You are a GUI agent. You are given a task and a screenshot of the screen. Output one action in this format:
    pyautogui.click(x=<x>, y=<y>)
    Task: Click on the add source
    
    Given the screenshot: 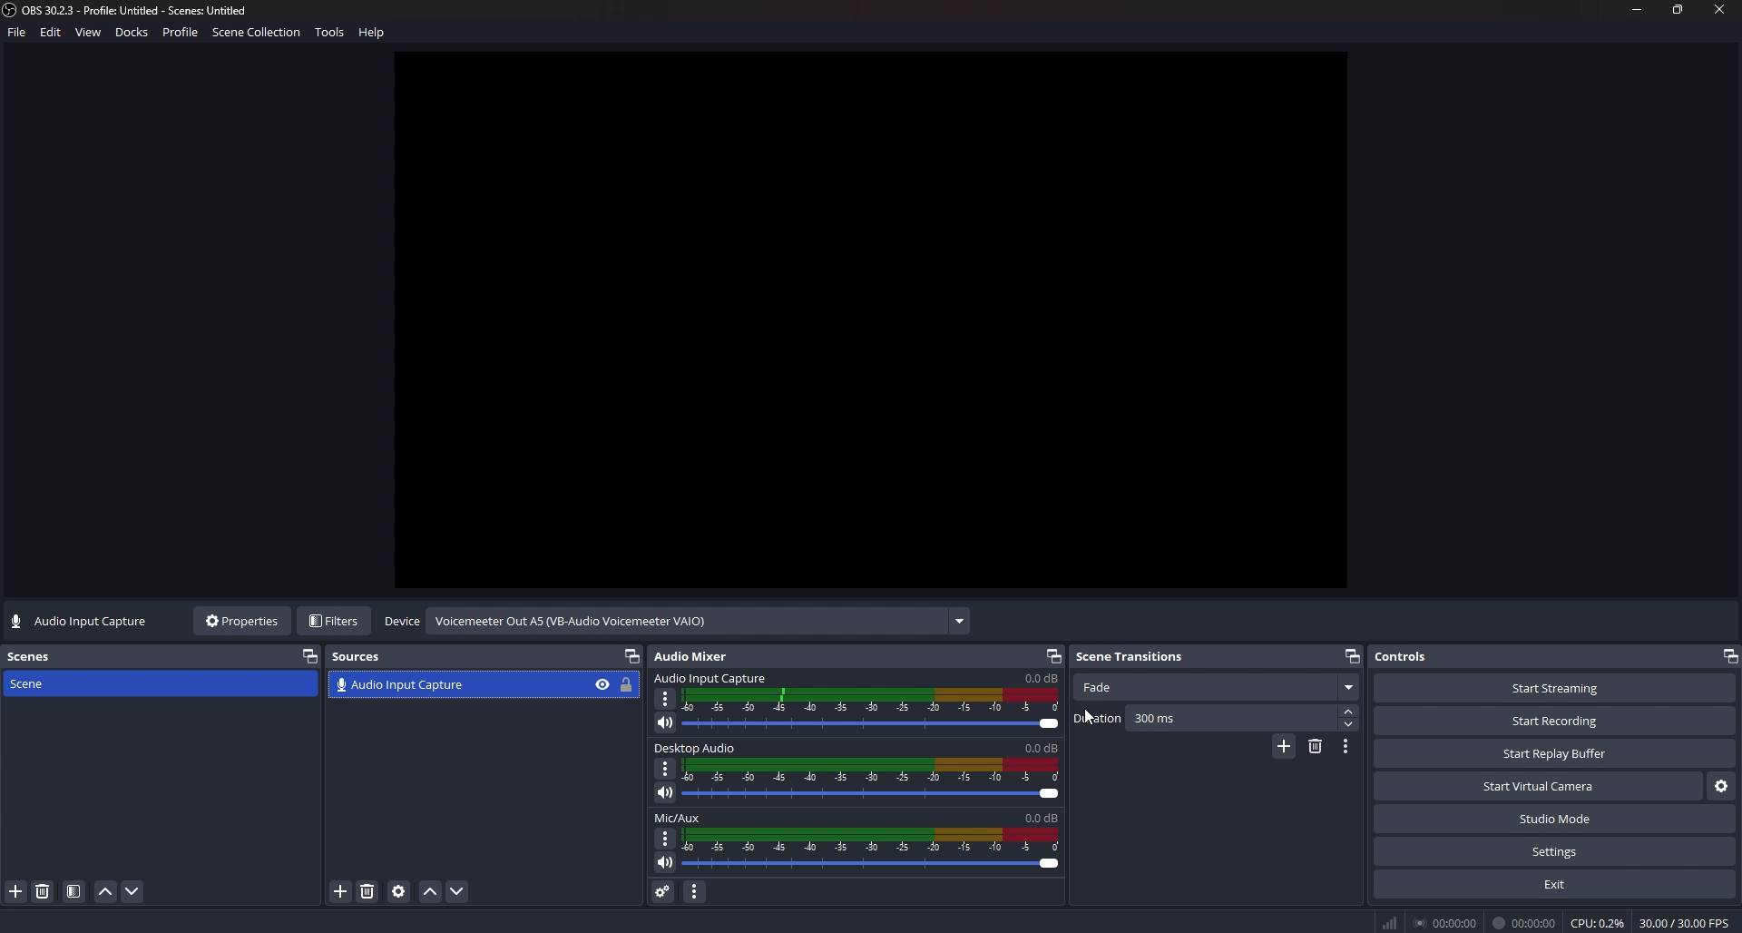 What is the action you would take?
    pyautogui.click(x=342, y=891)
    